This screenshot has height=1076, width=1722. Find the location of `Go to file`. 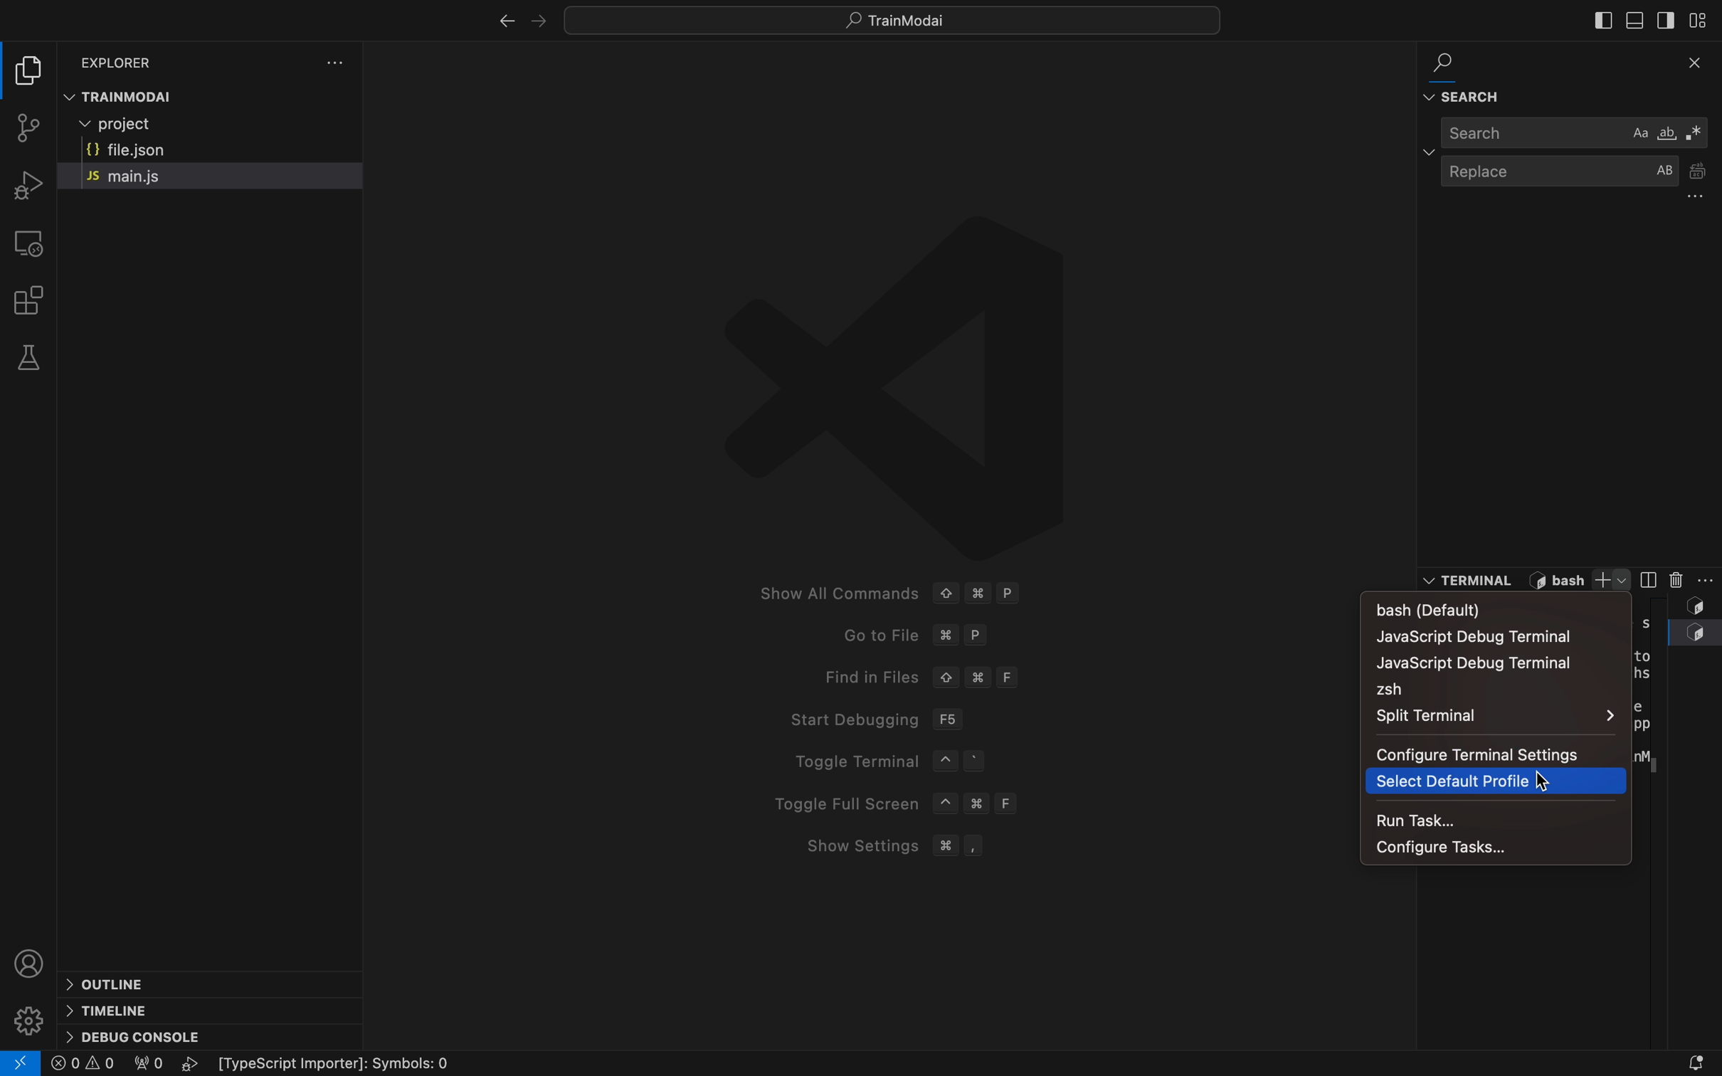

Go to file is located at coordinates (987, 637).